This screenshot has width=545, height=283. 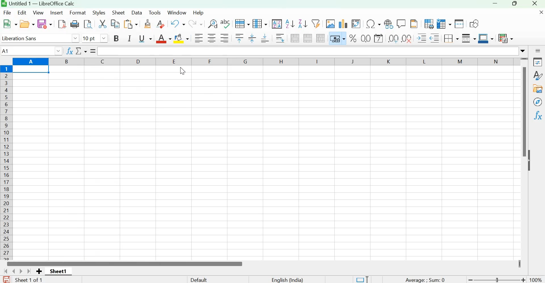 What do you see at coordinates (130, 39) in the screenshot?
I see `Itallic` at bounding box center [130, 39].